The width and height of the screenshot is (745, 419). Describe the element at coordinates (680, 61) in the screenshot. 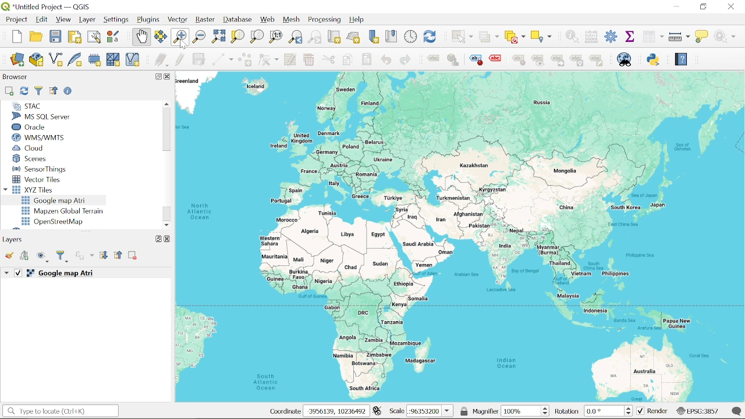

I see `Help` at that location.